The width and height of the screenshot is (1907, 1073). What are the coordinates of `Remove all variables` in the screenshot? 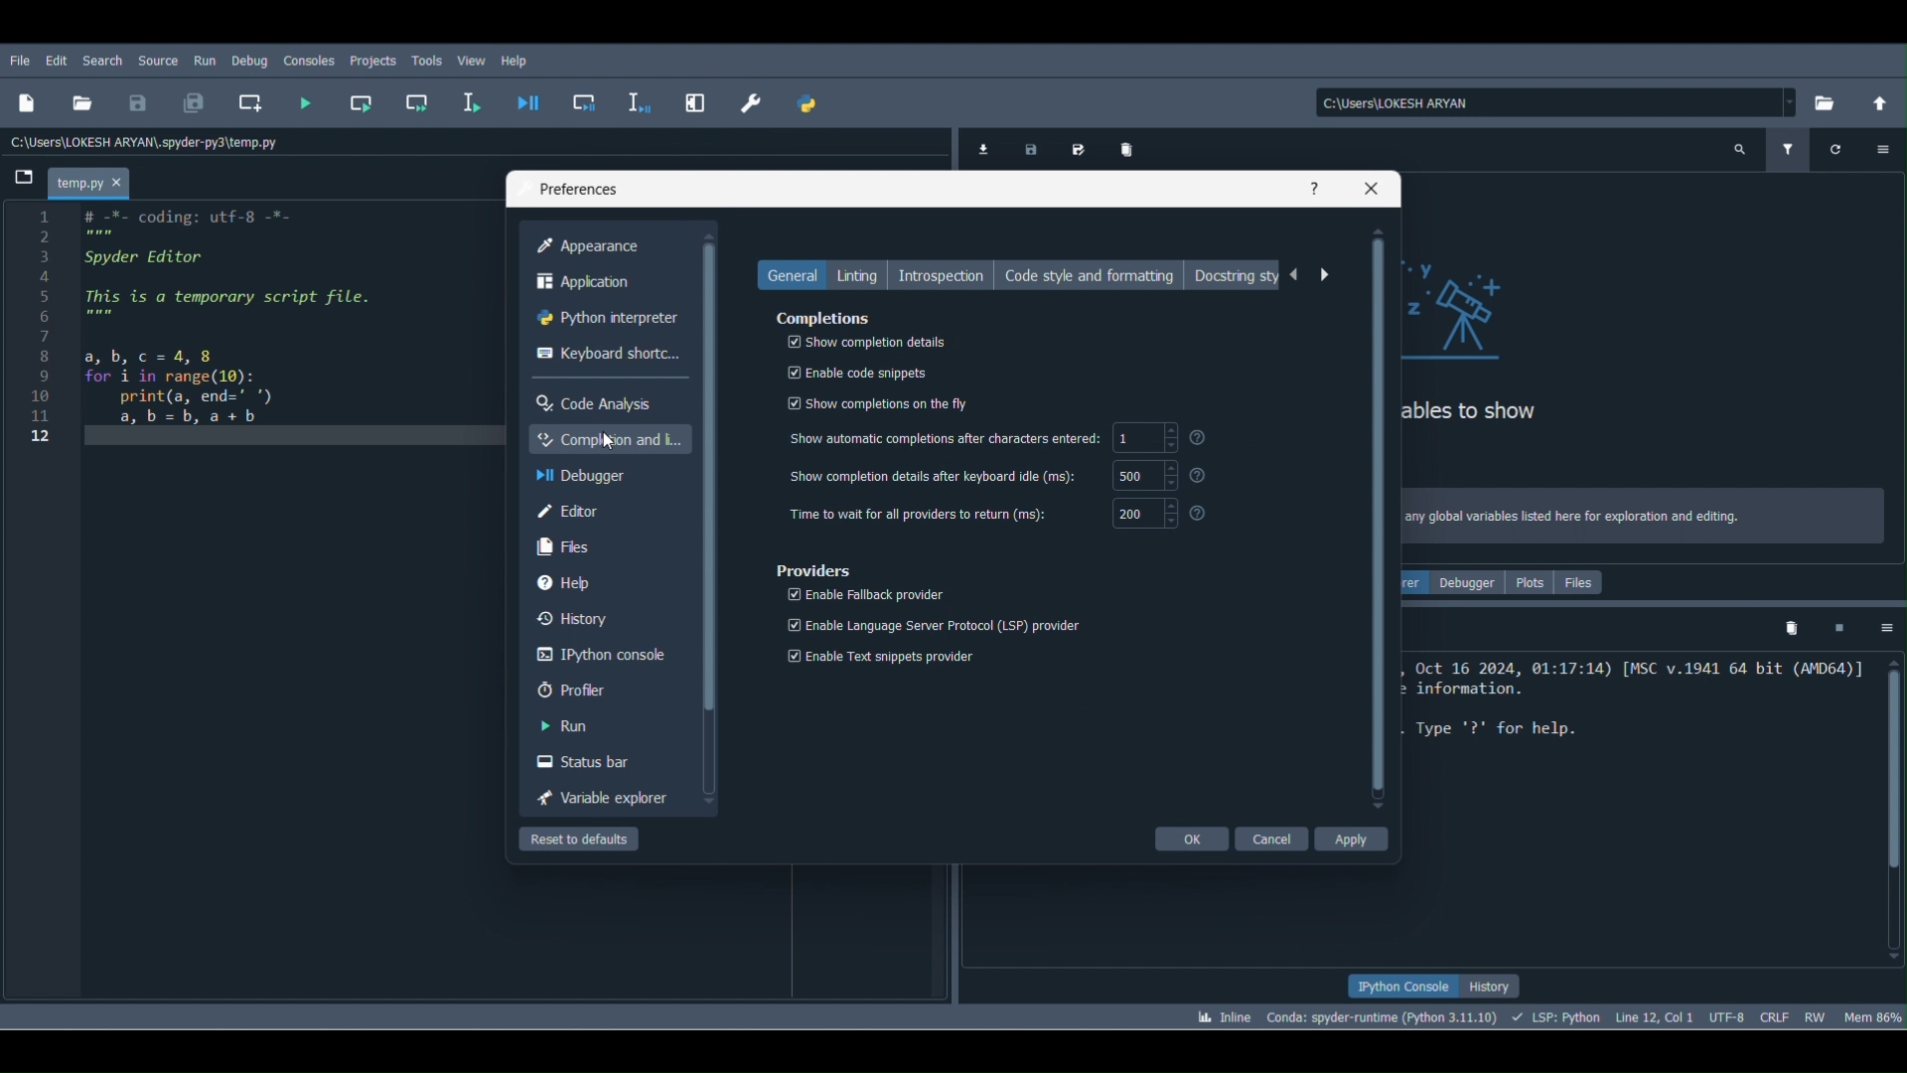 It's located at (1794, 629).